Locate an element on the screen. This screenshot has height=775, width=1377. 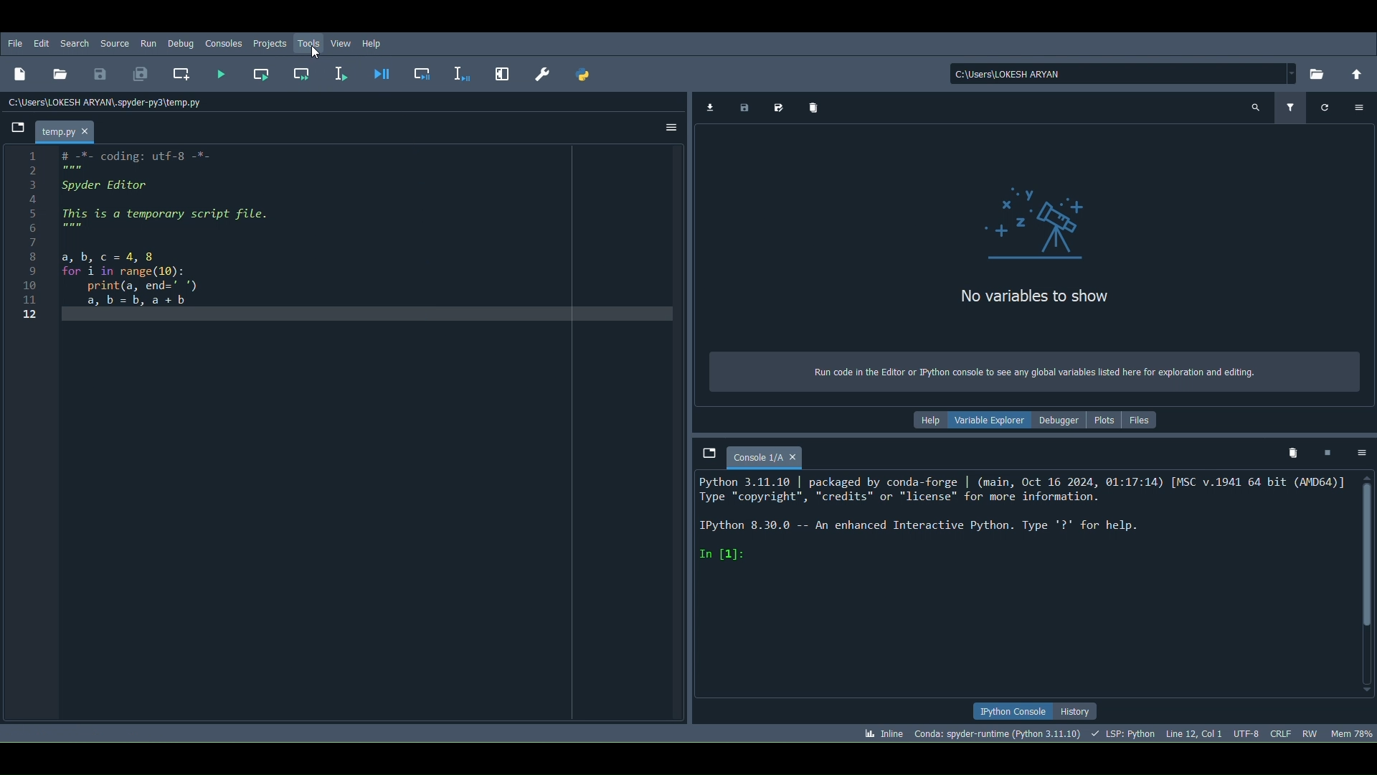
History is located at coordinates (1077, 711).